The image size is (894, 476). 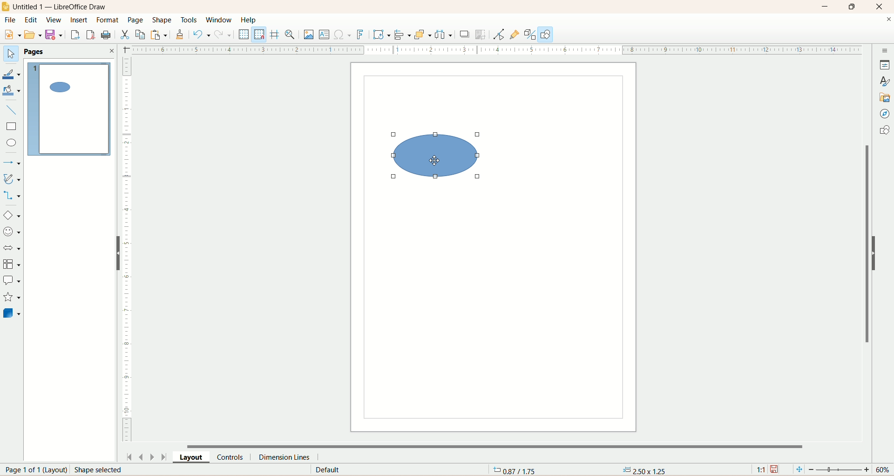 What do you see at coordinates (244, 34) in the screenshot?
I see `display grid` at bounding box center [244, 34].